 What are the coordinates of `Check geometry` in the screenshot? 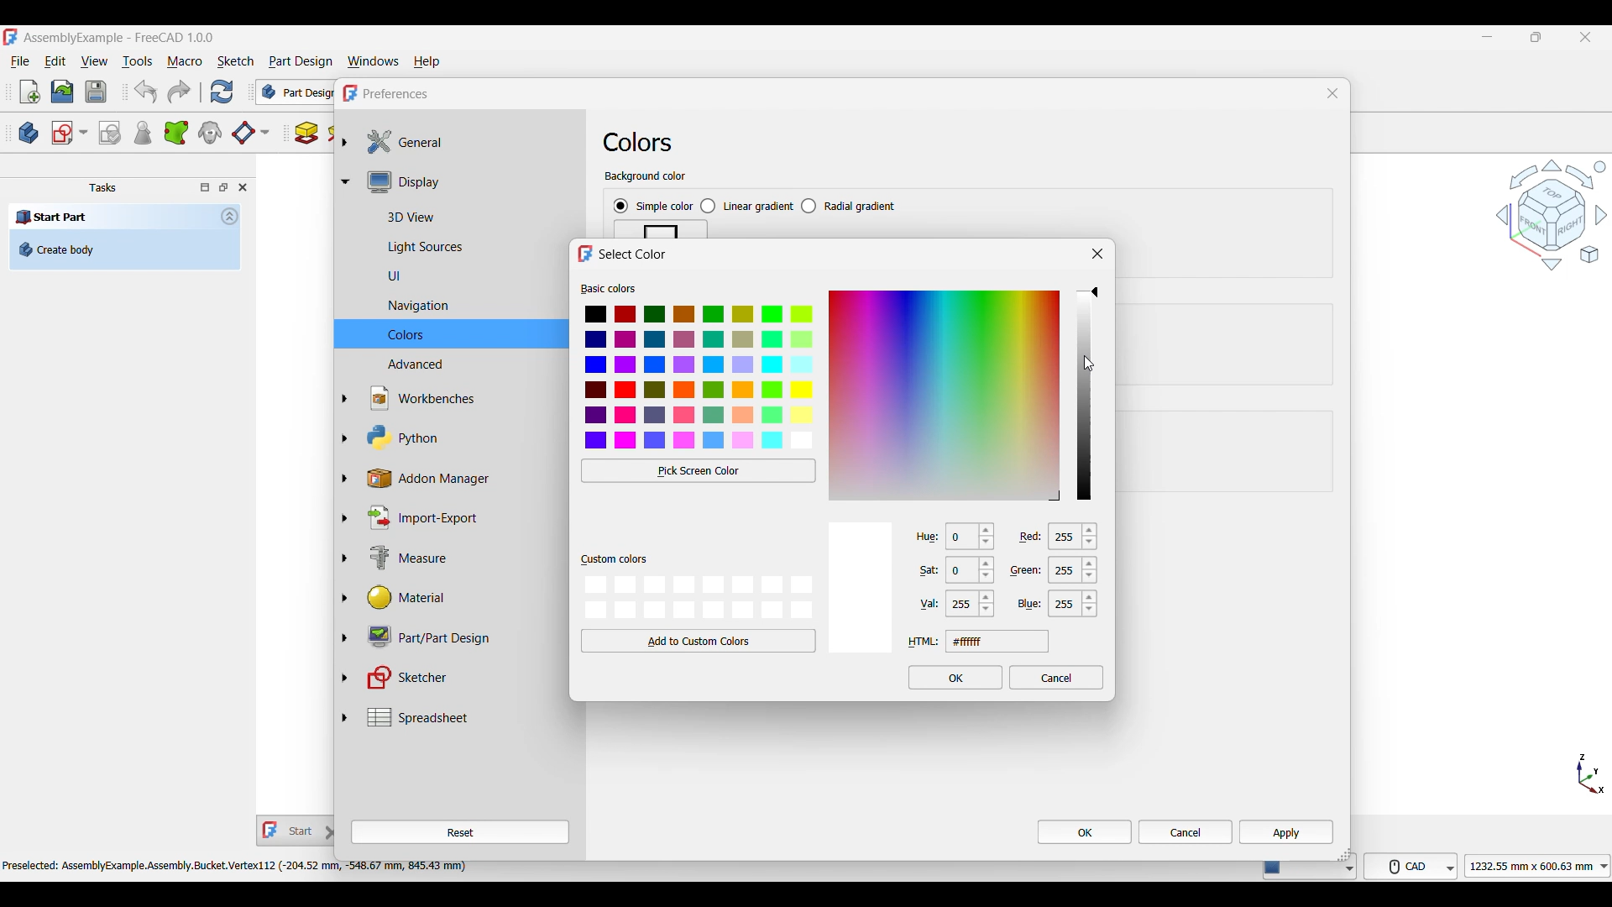 It's located at (142, 133).